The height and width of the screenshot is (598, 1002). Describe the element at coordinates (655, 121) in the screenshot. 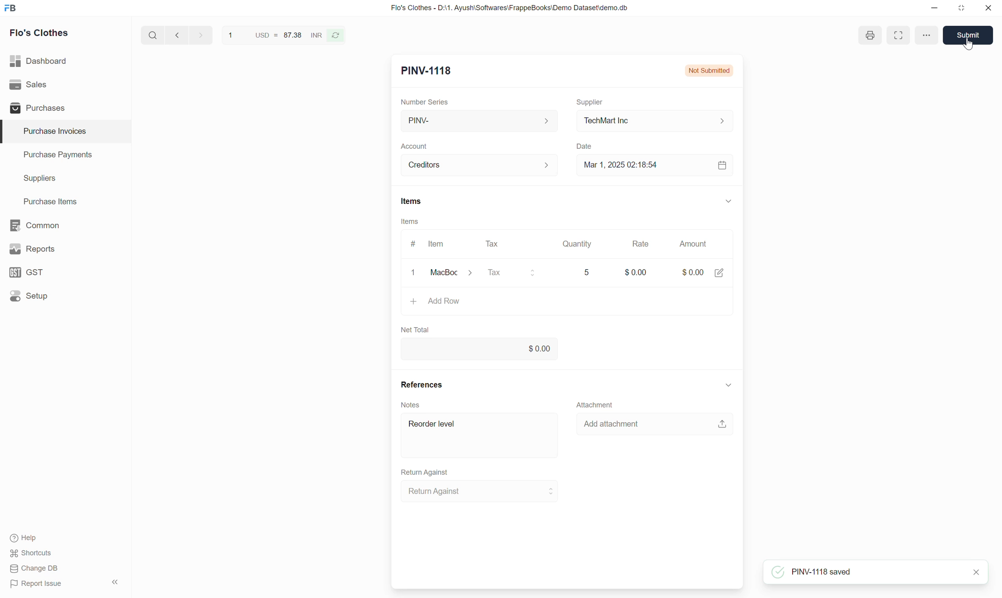

I see `TechMart Inc` at that location.